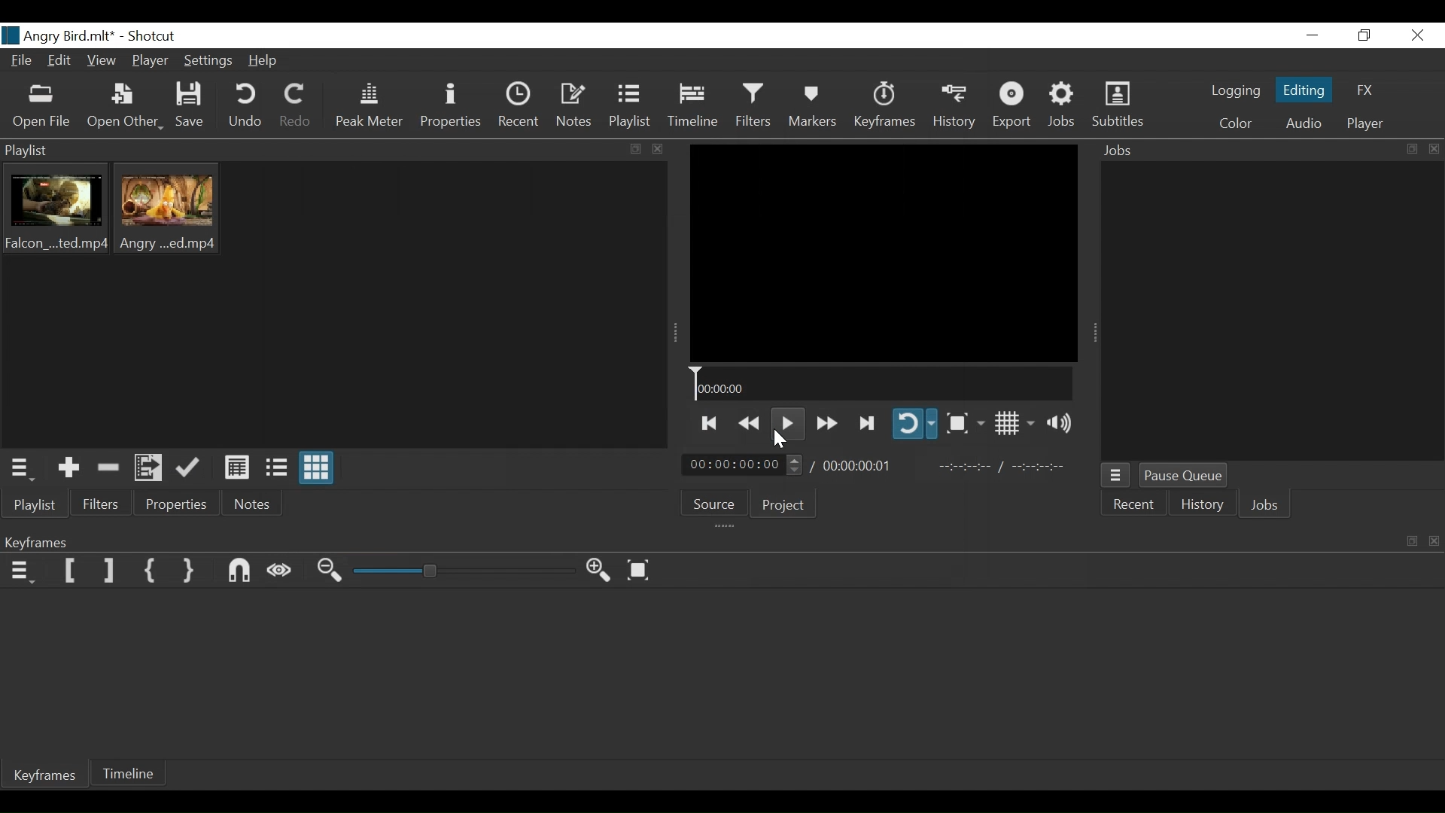 The height and width of the screenshot is (813, 1445). What do you see at coordinates (1136, 504) in the screenshot?
I see `Recent` at bounding box center [1136, 504].